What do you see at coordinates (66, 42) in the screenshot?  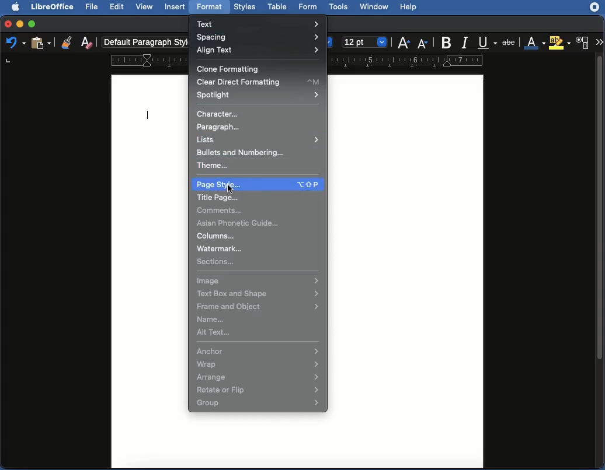 I see `Clone formatting` at bounding box center [66, 42].